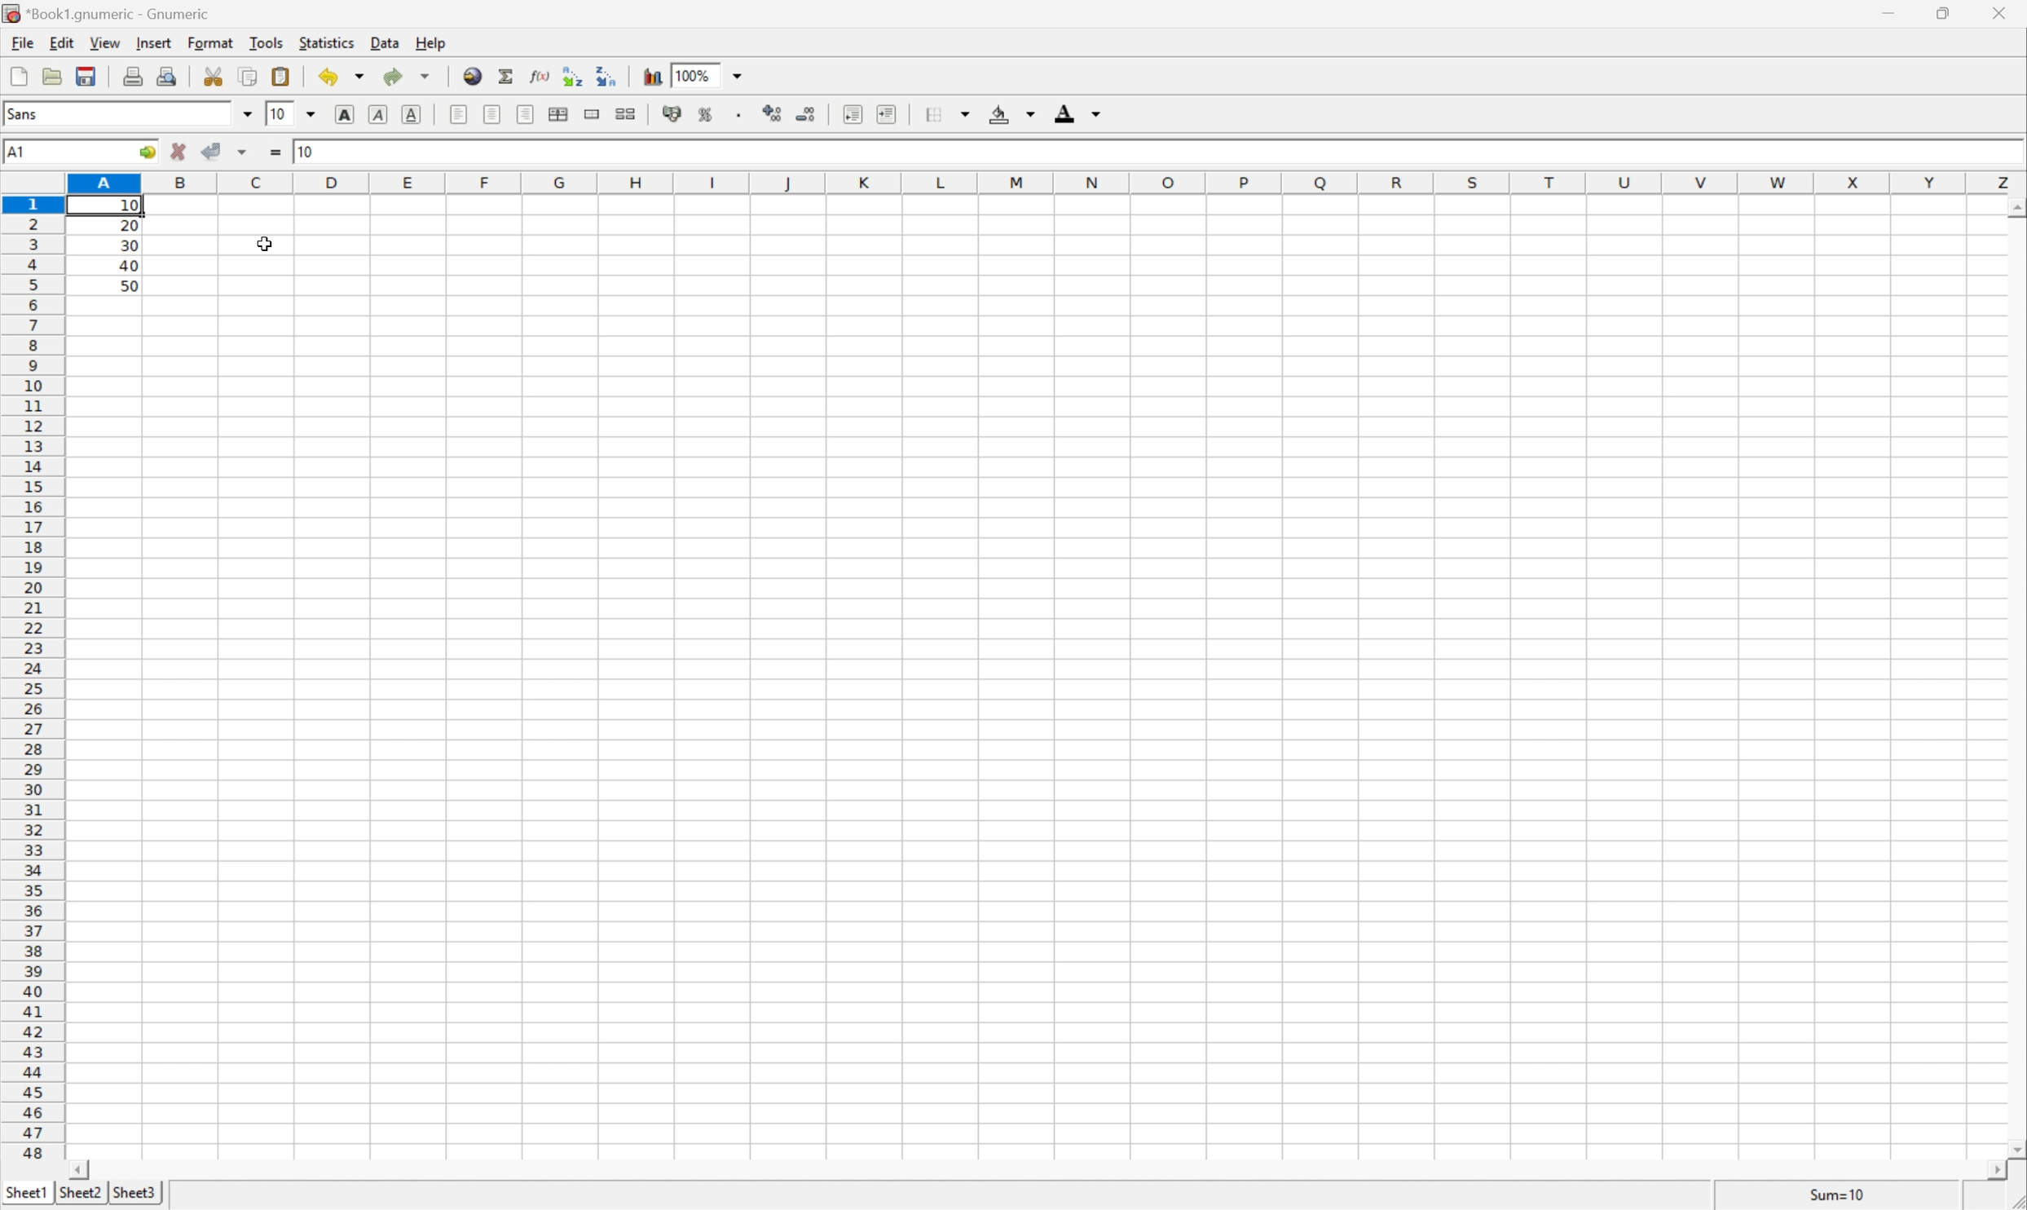 This screenshot has height=1210, width=2027. I want to click on Edit a function in current cell, so click(539, 74).